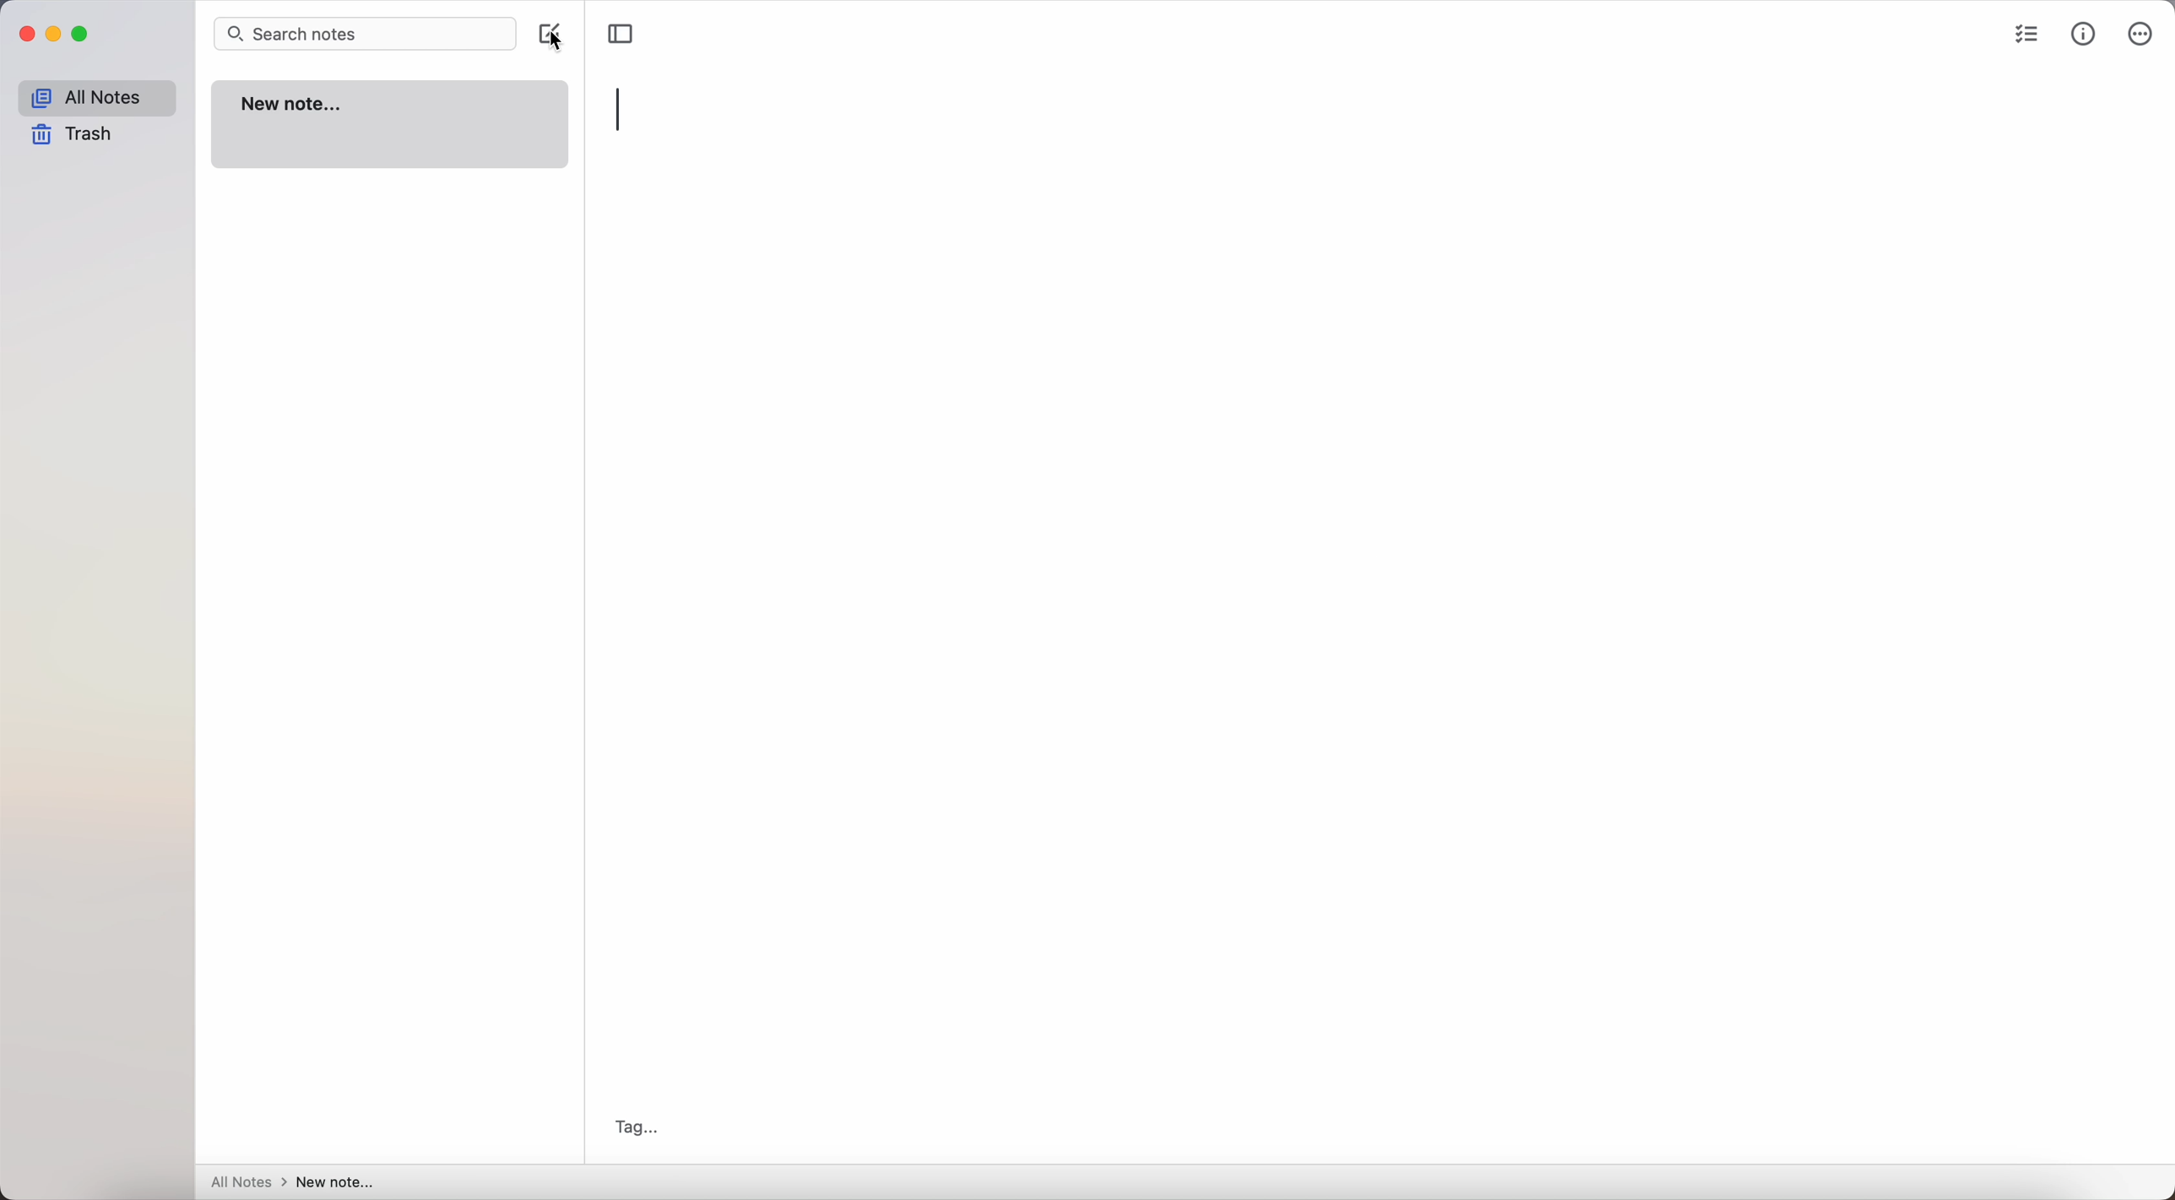 The image size is (2175, 1200). What do you see at coordinates (637, 1127) in the screenshot?
I see `tag` at bounding box center [637, 1127].